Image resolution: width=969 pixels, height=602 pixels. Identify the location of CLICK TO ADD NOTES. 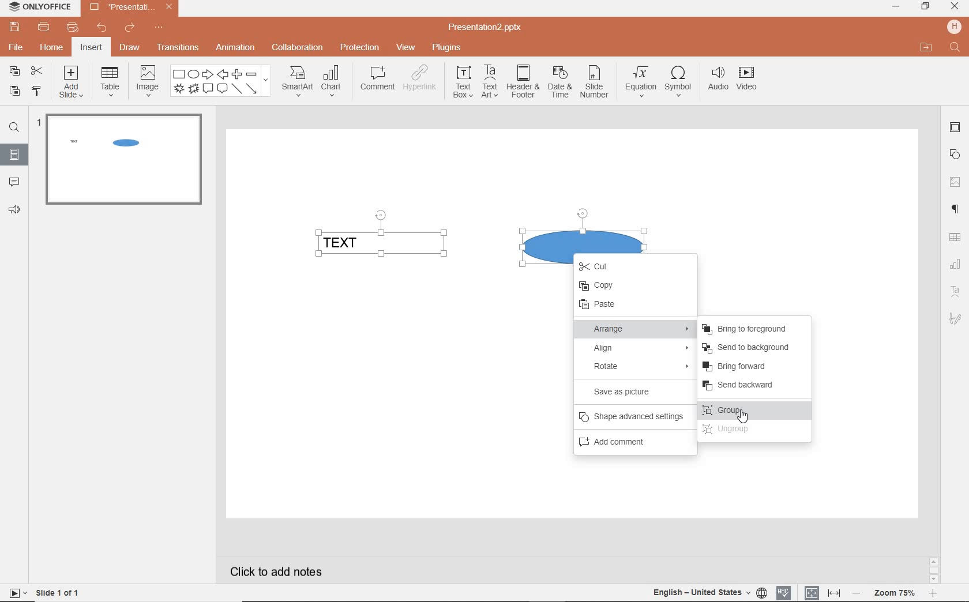
(279, 570).